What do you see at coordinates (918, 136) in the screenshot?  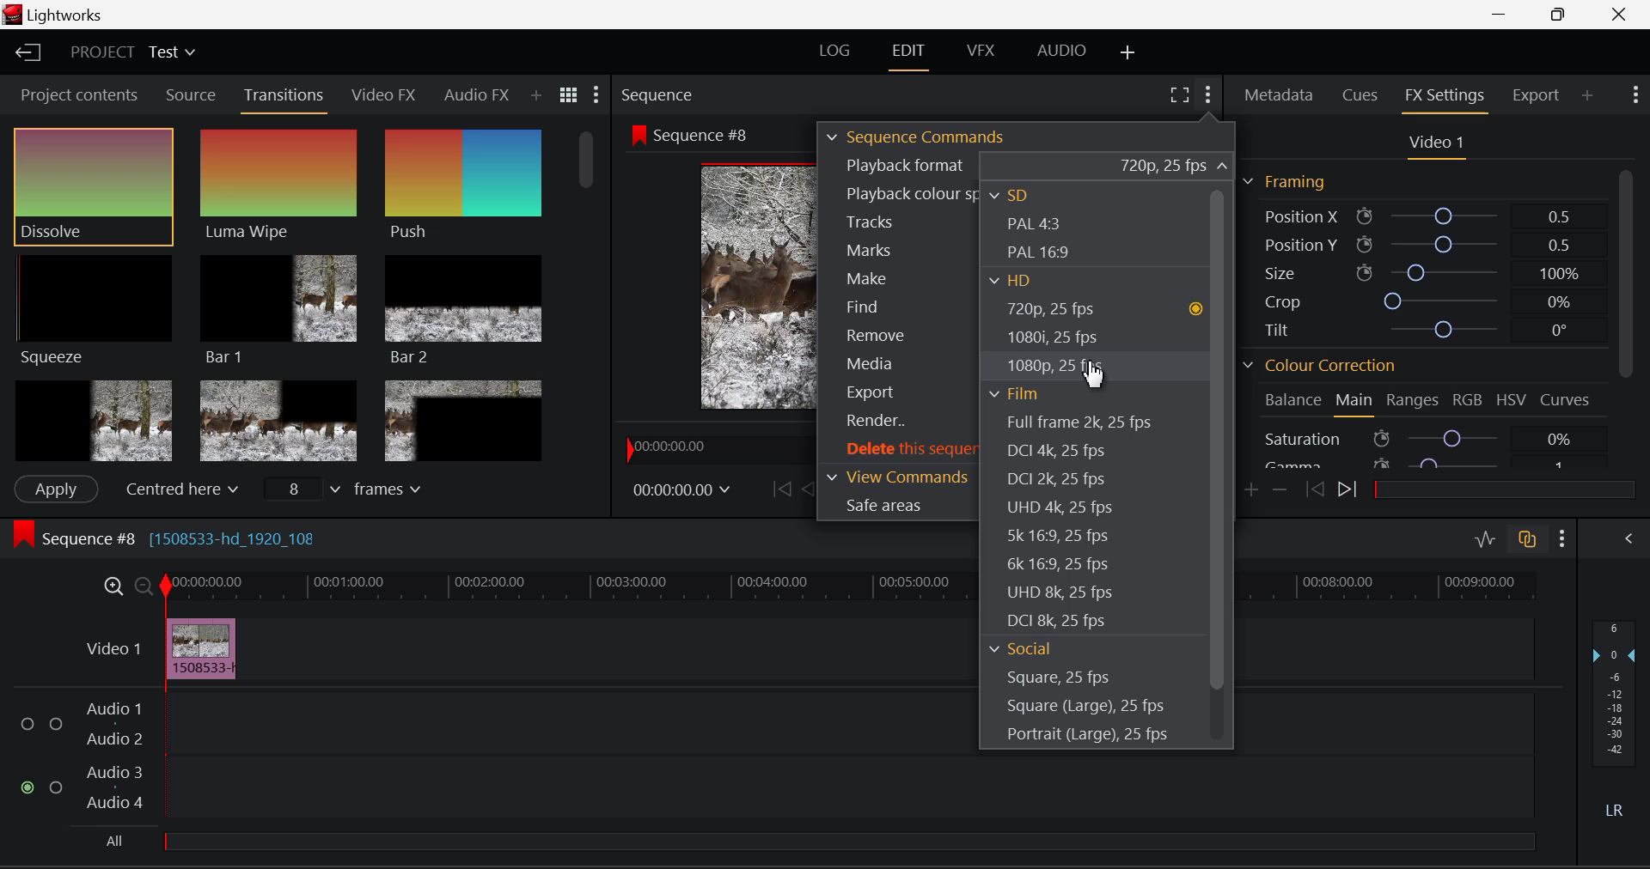 I see `Sequence Commands` at bounding box center [918, 136].